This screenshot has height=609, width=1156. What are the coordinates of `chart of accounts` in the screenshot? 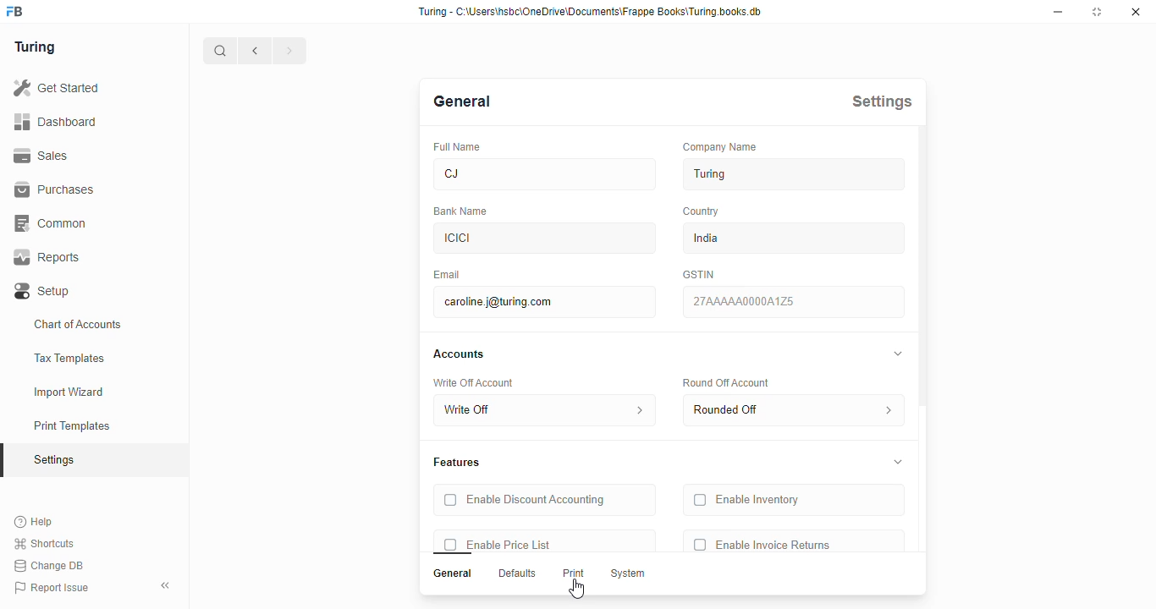 It's located at (78, 324).